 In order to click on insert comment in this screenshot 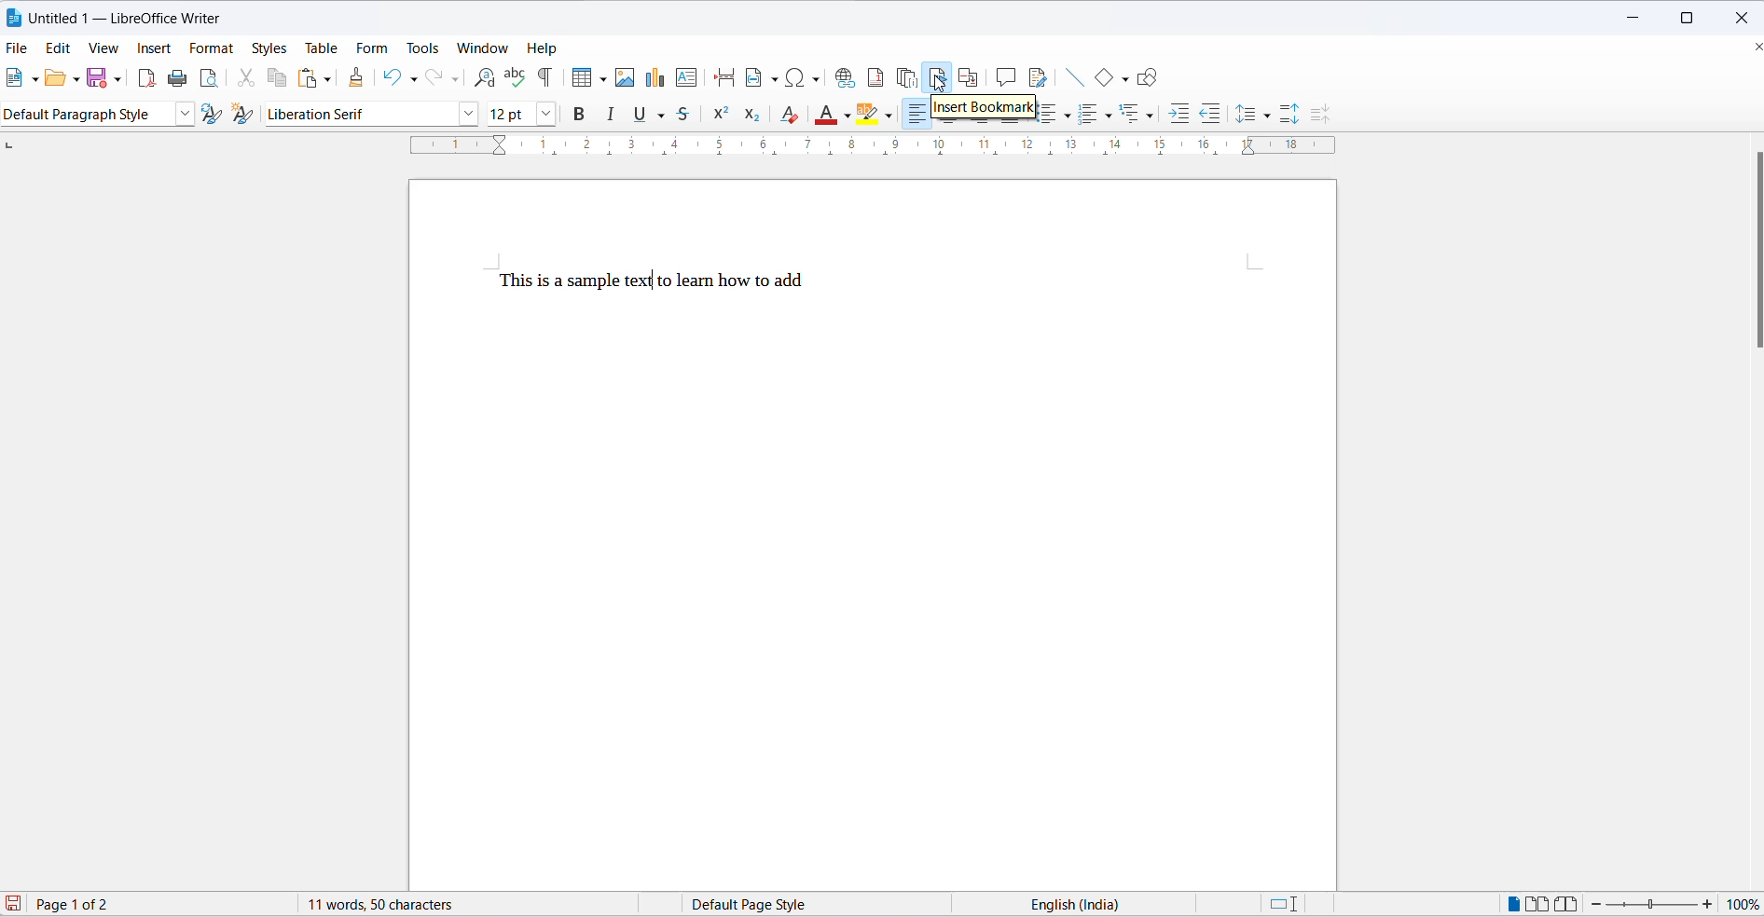, I will do `click(1005, 77)`.